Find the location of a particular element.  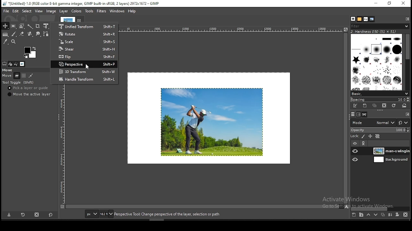

move is located at coordinates (6, 76).